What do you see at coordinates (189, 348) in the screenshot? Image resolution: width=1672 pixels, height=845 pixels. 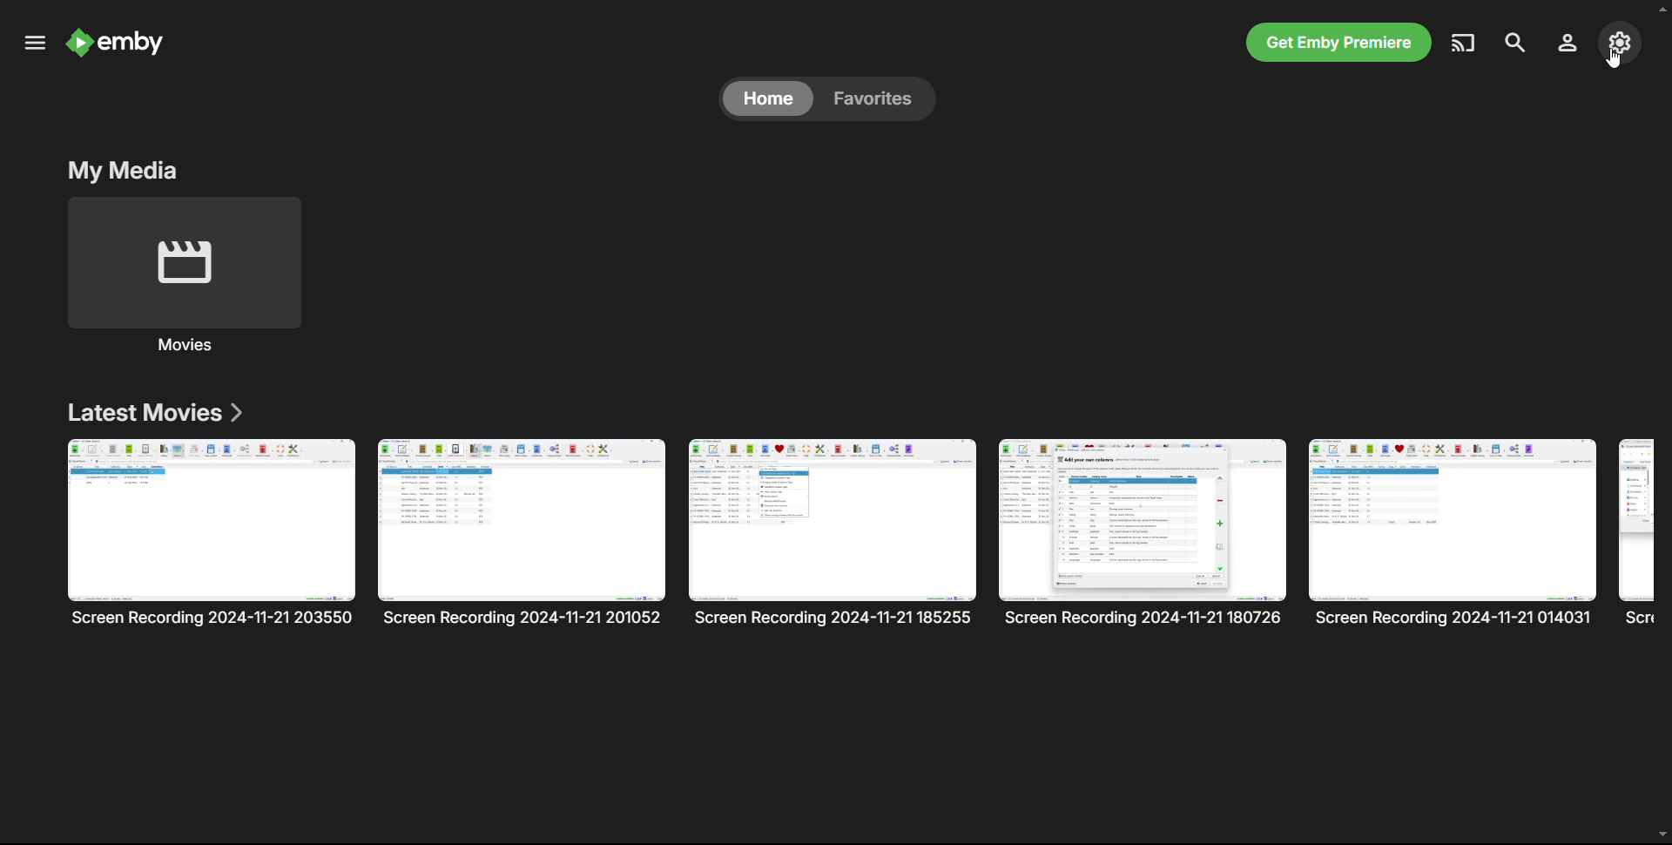 I see `movies` at bounding box center [189, 348].